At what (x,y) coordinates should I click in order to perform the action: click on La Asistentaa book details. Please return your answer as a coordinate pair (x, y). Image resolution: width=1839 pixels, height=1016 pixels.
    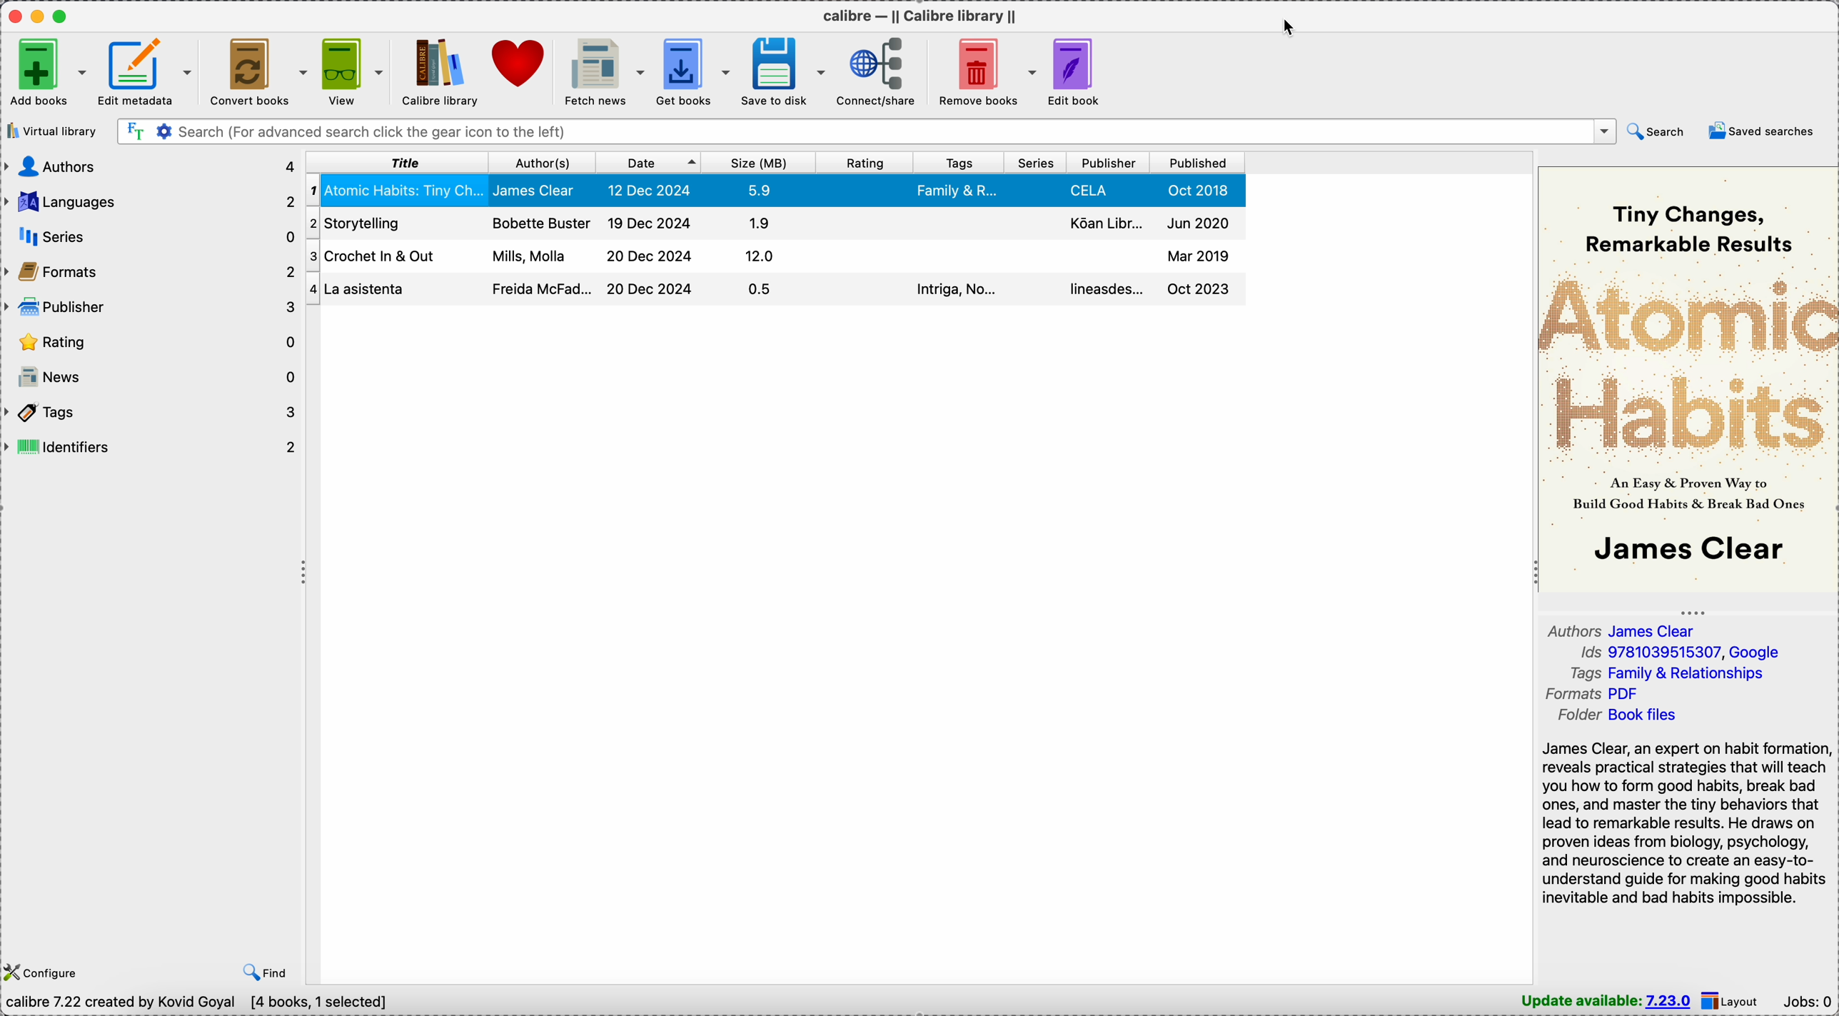
    Looking at the image, I should click on (767, 257).